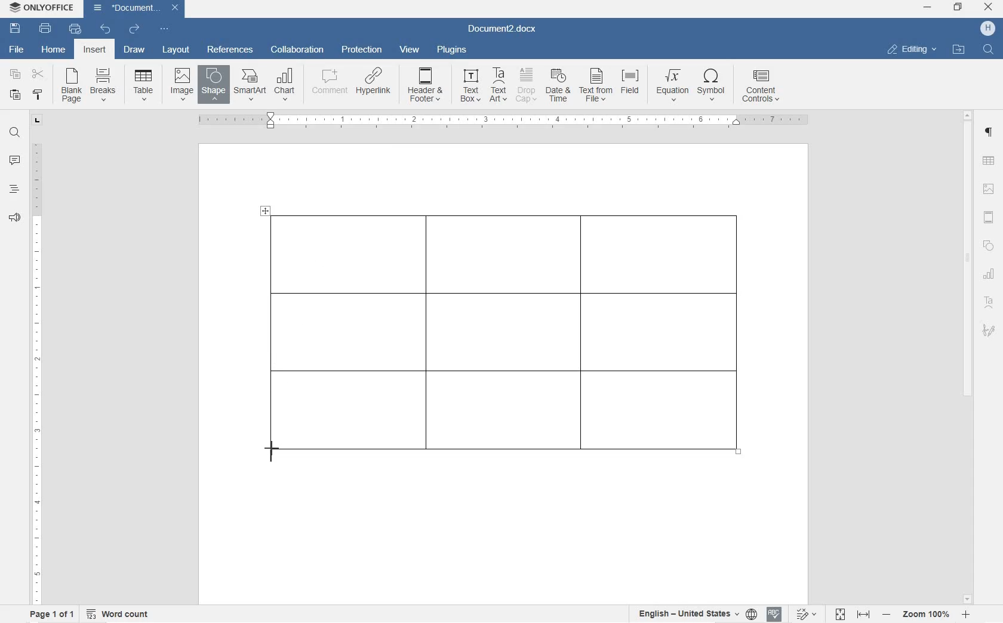  Describe the element at coordinates (177, 50) in the screenshot. I see `layout` at that location.